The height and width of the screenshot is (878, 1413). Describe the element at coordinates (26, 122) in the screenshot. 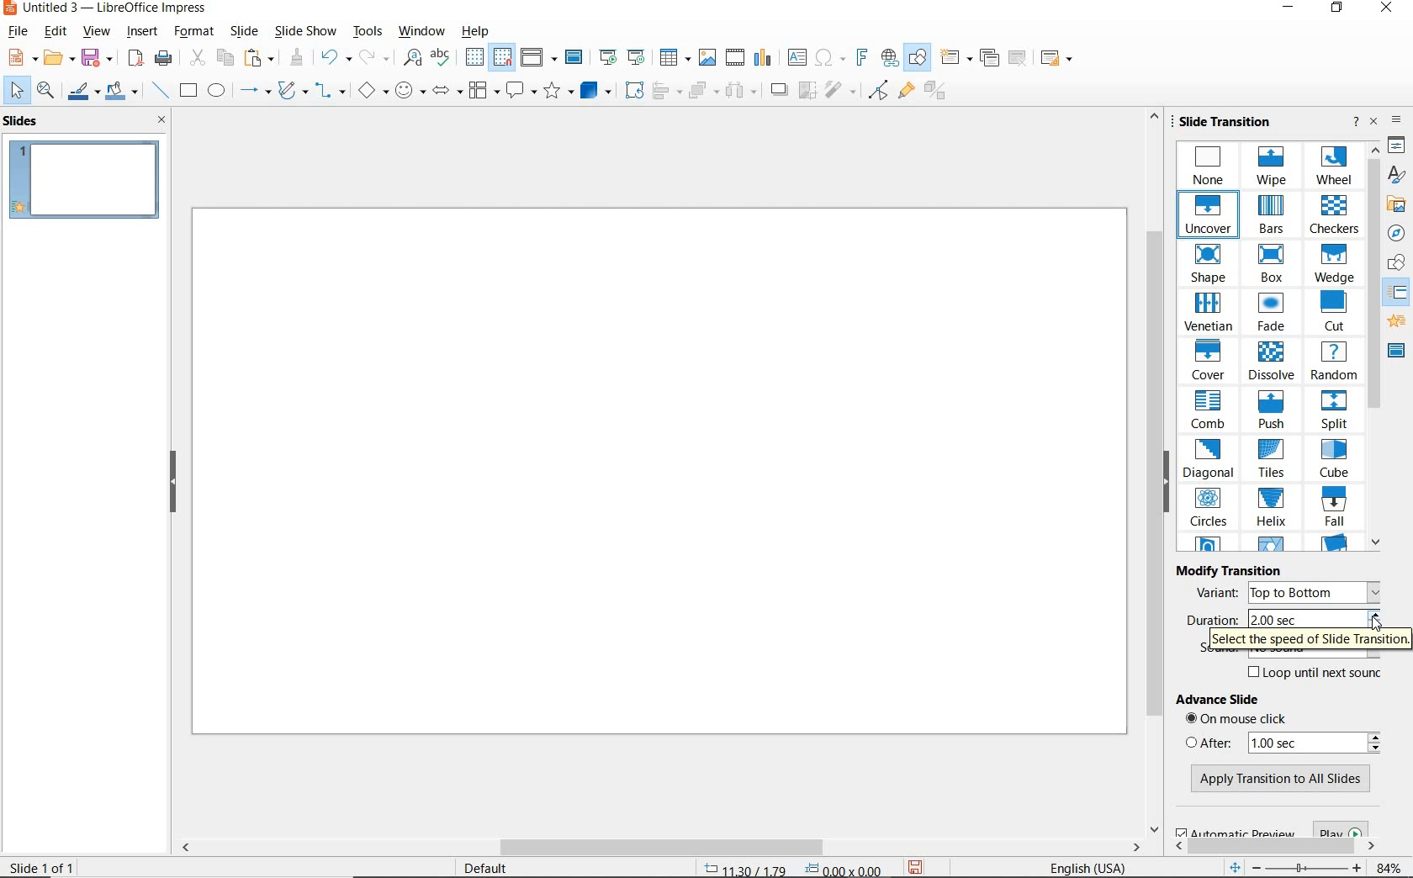

I see `SLIDES` at that location.